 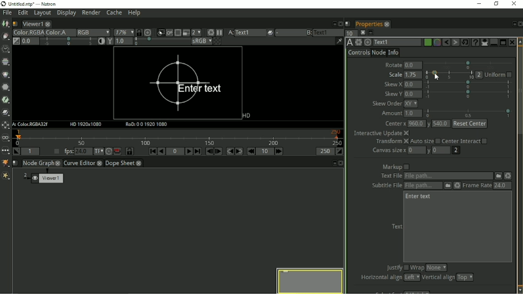 I want to click on Frame rate, so click(x=488, y=185).